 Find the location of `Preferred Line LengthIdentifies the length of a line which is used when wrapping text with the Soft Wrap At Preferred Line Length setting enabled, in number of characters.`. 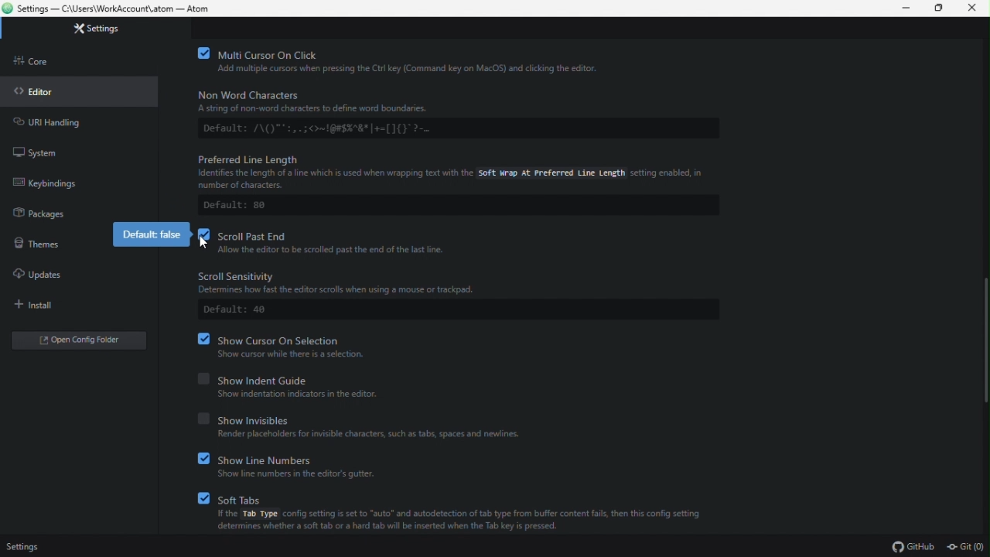

Preferred Line LengthIdentifies the length of a line which is used when wrapping text with the Soft Wrap At Preferred Line Length setting enabled, in number of characters. is located at coordinates (449, 169).